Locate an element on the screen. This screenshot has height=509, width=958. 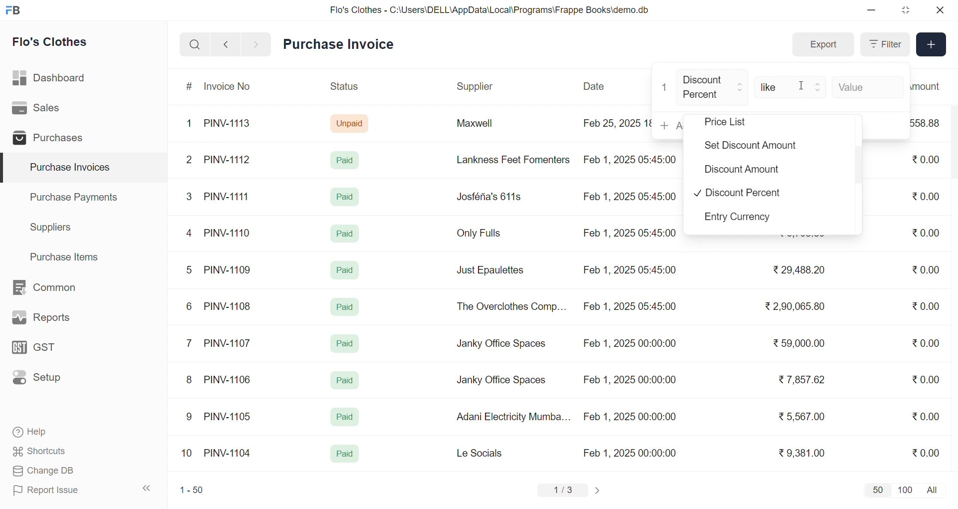
Paid is located at coordinates (347, 160).